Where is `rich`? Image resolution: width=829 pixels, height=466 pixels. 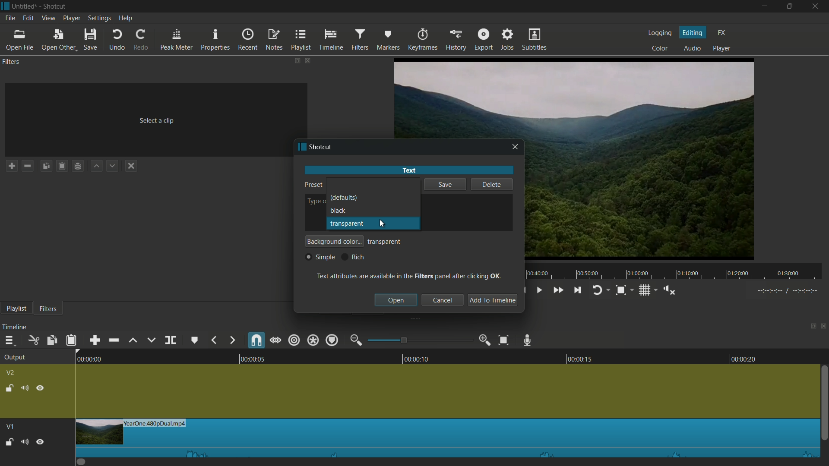
rich is located at coordinates (352, 257).